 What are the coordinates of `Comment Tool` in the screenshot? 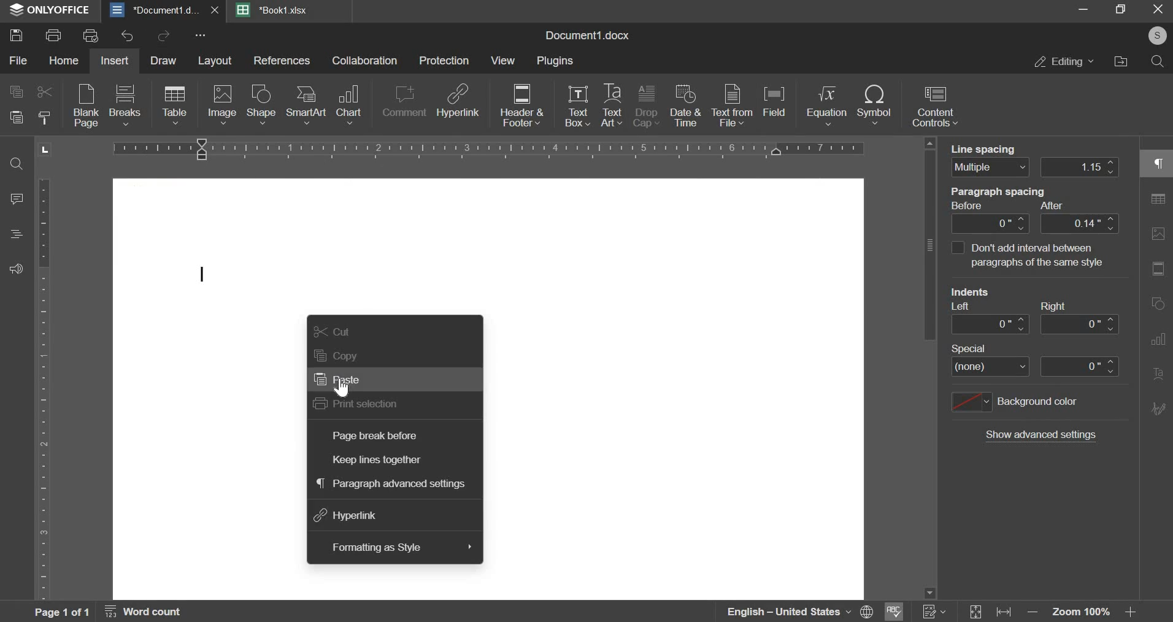 It's located at (1158, 337).